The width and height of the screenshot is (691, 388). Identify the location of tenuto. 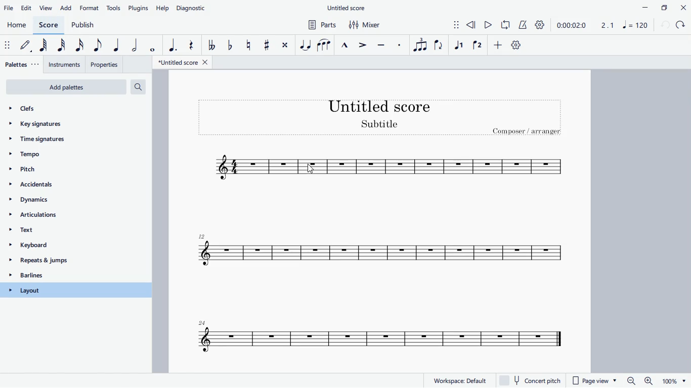
(382, 44).